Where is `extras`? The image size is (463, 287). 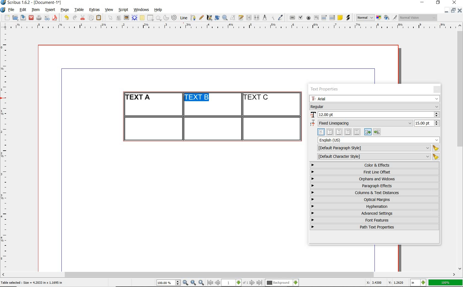
extras is located at coordinates (95, 10).